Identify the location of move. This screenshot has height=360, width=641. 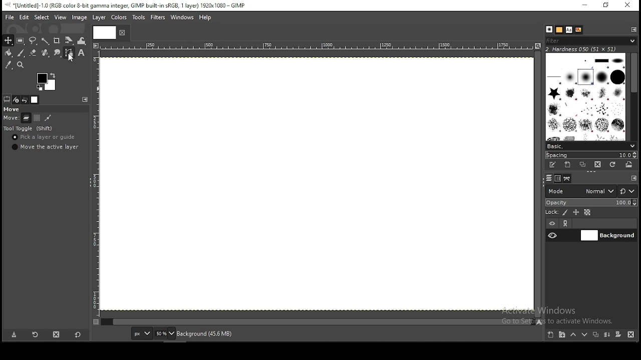
(11, 116).